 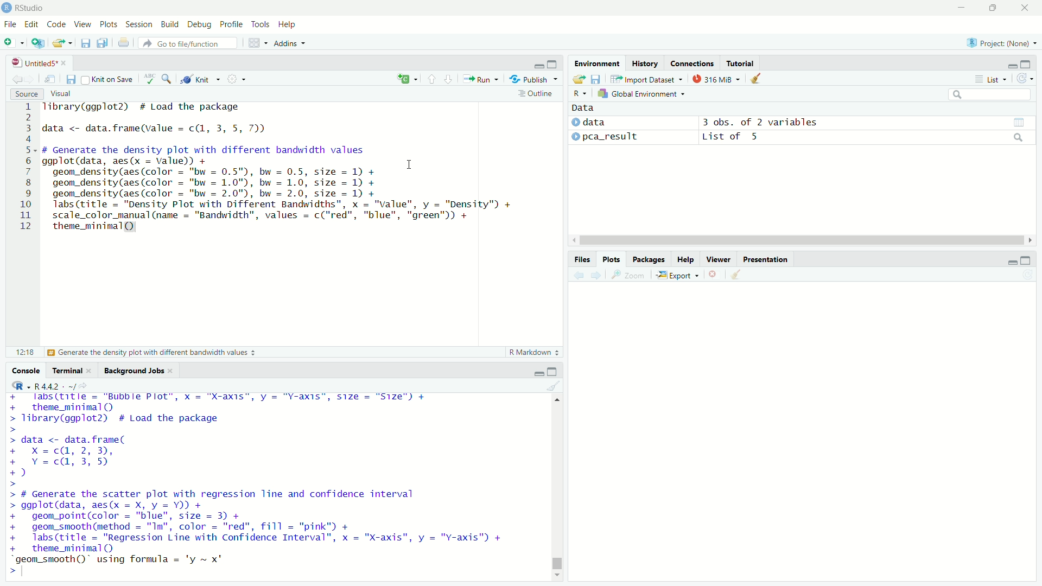 I want to click on Line numbers, so click(x=23, y=168).